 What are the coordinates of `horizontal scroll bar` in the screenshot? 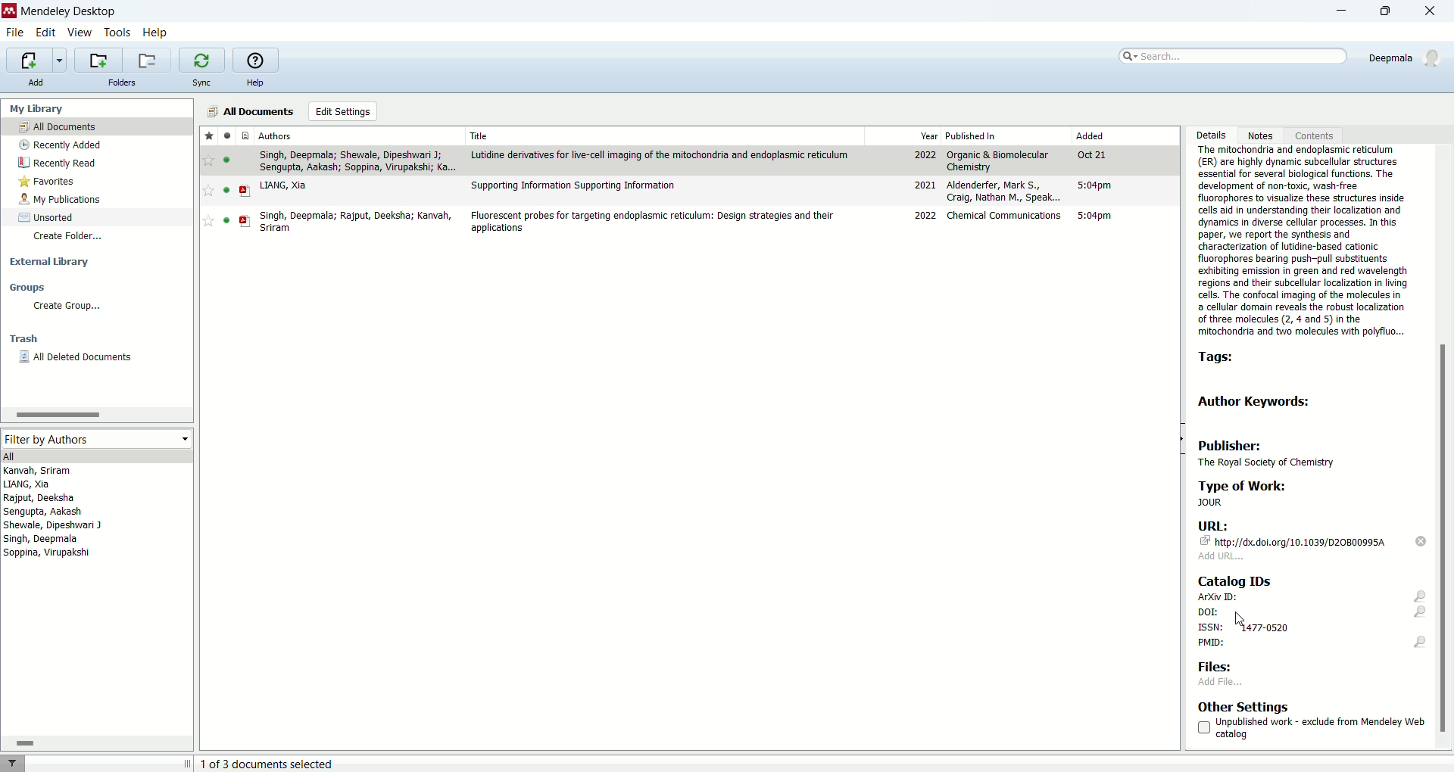 It's located at (95, 414).